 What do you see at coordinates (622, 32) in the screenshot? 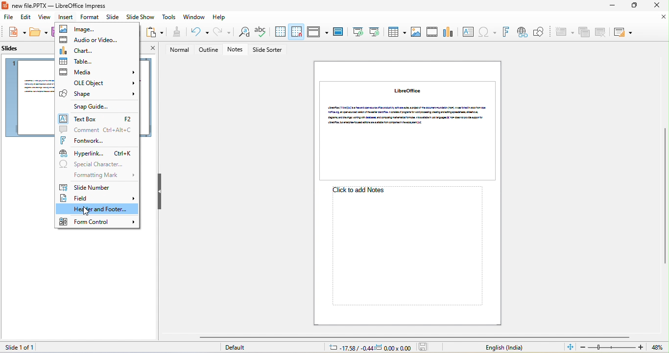
I see `slide layout` at bounding box center [622, 32].